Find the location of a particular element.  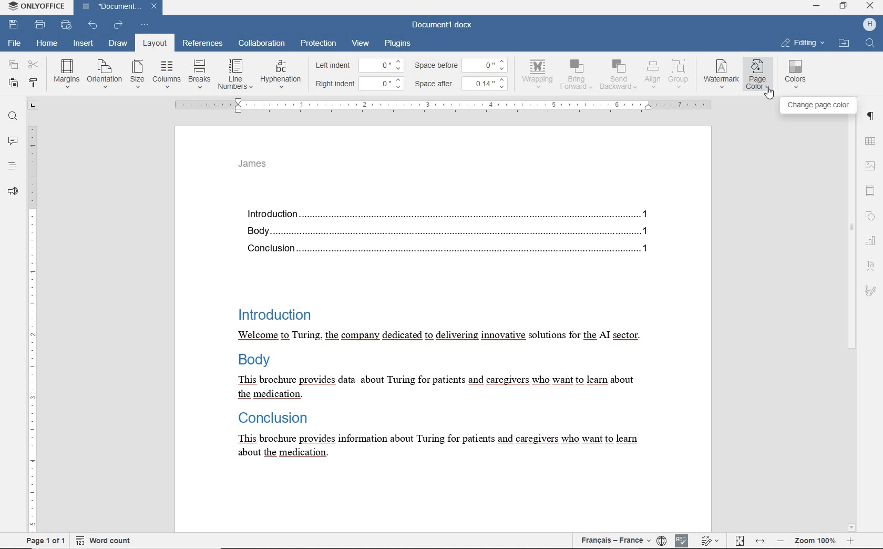

page 1 of 1 is located at coordinates (45, 541).